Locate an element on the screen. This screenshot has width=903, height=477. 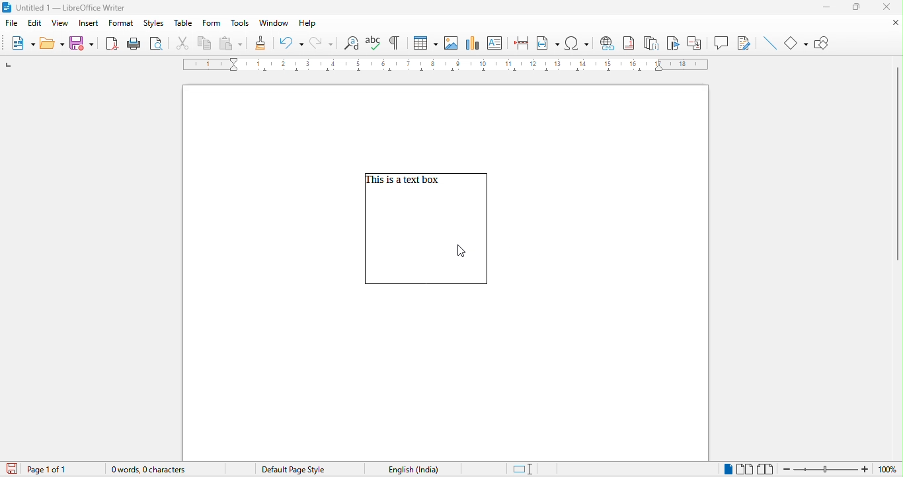
book view is located at coordinates (766, 468).